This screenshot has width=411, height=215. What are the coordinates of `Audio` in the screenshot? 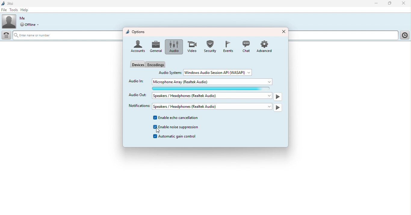 It's located at (173, 47).